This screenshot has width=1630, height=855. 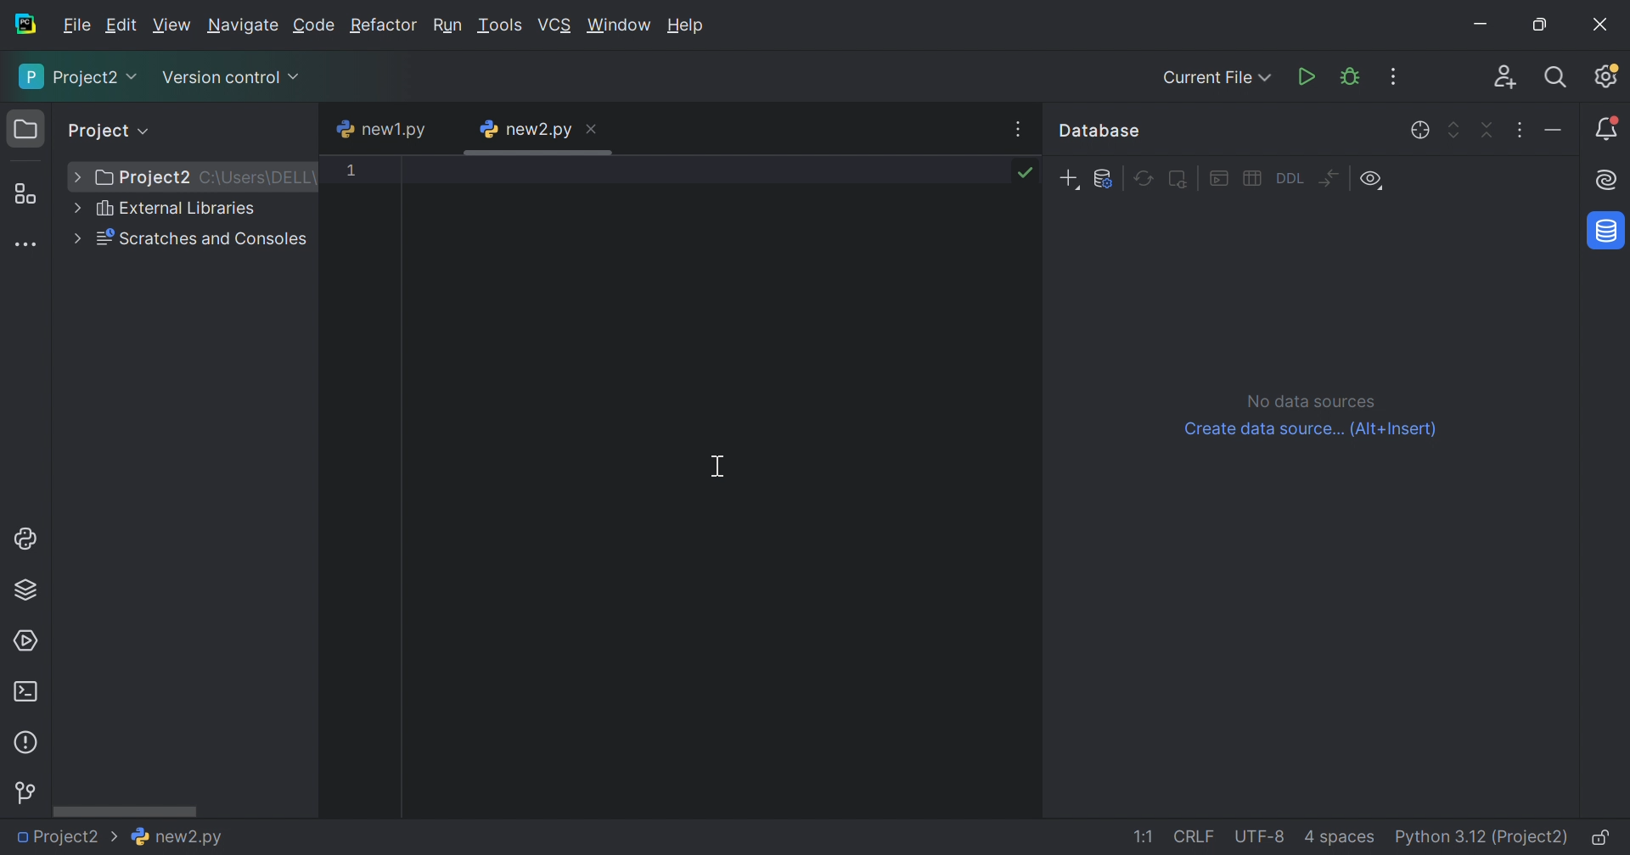 I want to click on Version Control, so click(x=228, y=76).